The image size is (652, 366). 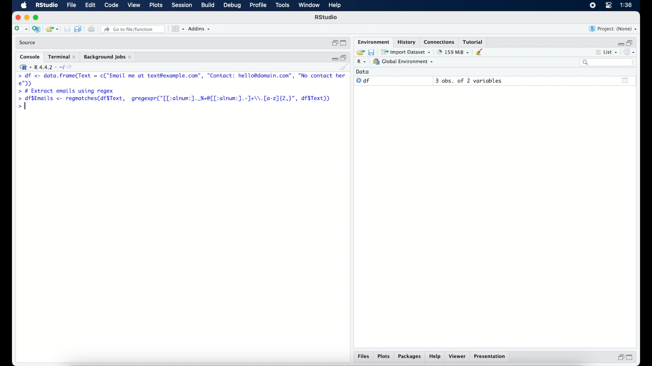 I want to click on view in panes, so click(x=177, y=29).